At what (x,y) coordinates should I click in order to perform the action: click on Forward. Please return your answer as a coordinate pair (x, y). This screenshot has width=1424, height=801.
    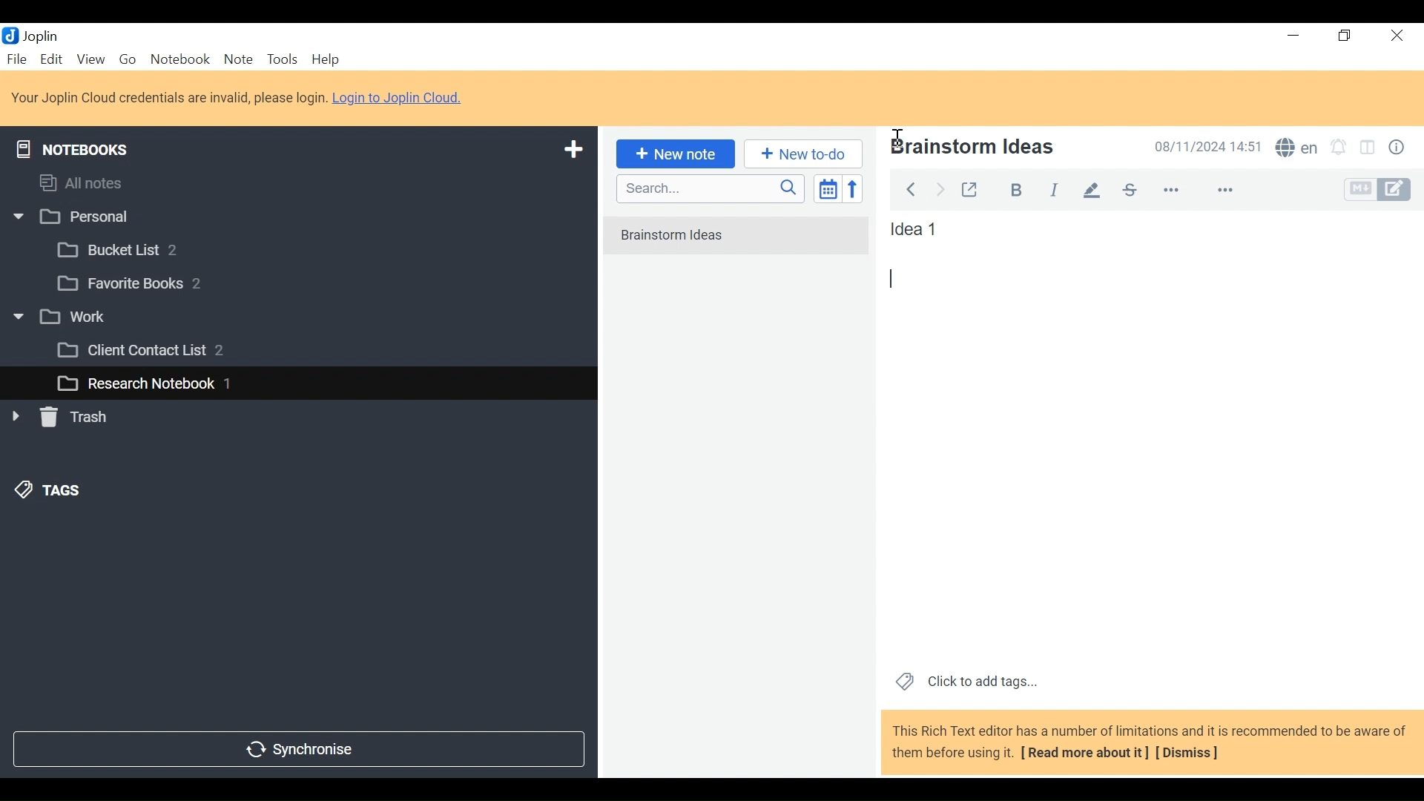
    Looking at the image, I should click on (941, 188).